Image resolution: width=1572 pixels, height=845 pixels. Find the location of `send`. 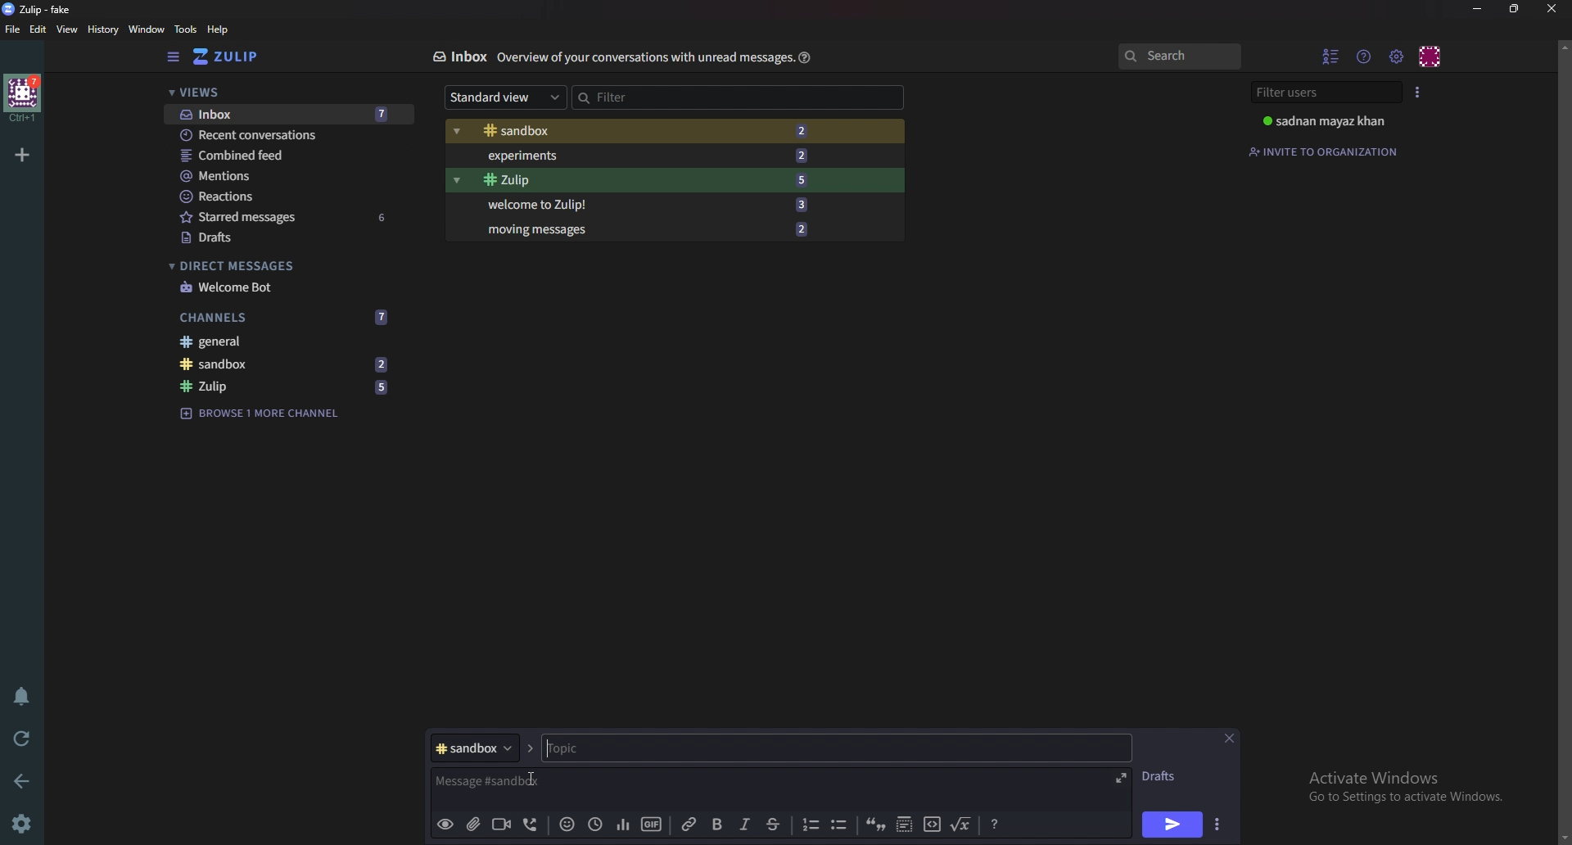

send is located at coordinates (1170, 826).